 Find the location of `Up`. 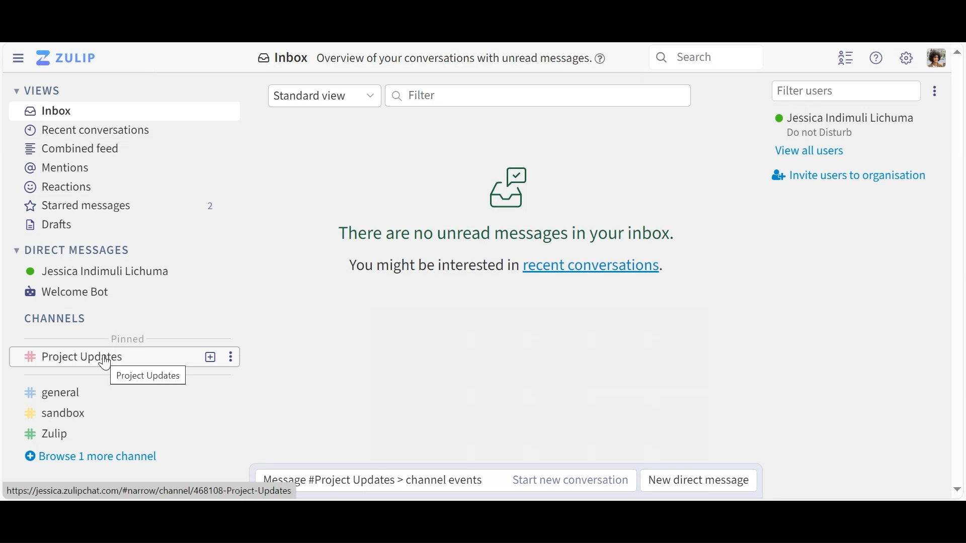

Up is located at coordinates (958, 50).